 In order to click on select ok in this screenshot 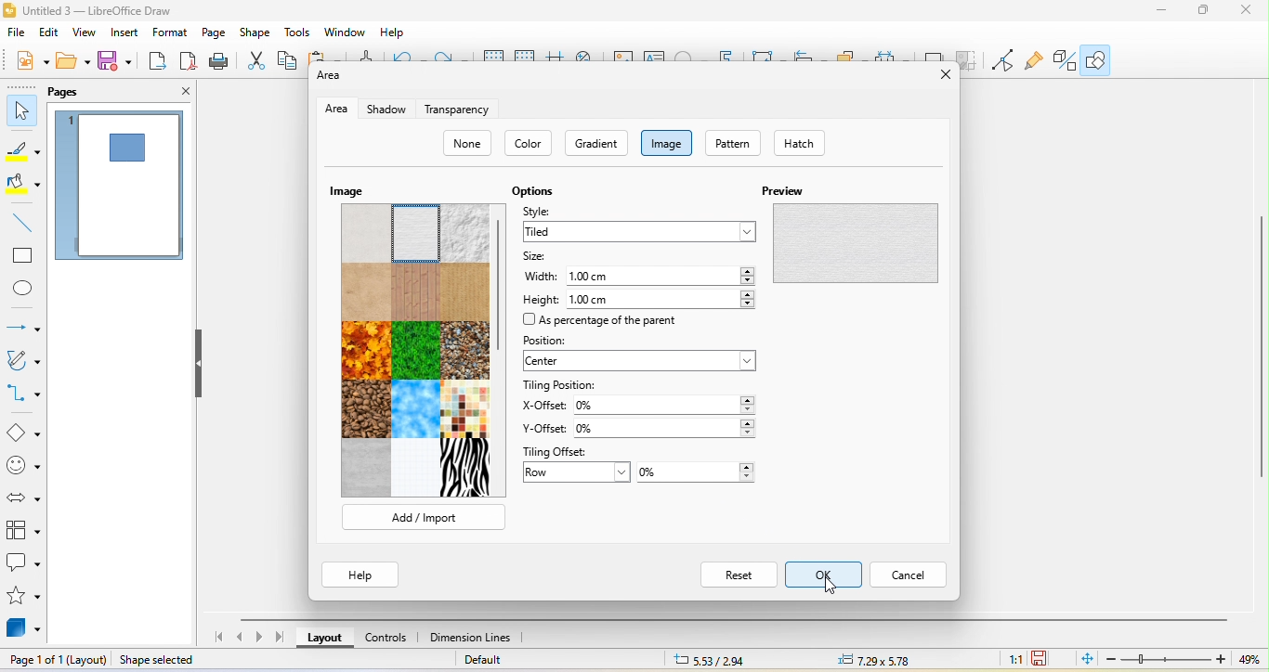, I will do `click(824, 574)`.